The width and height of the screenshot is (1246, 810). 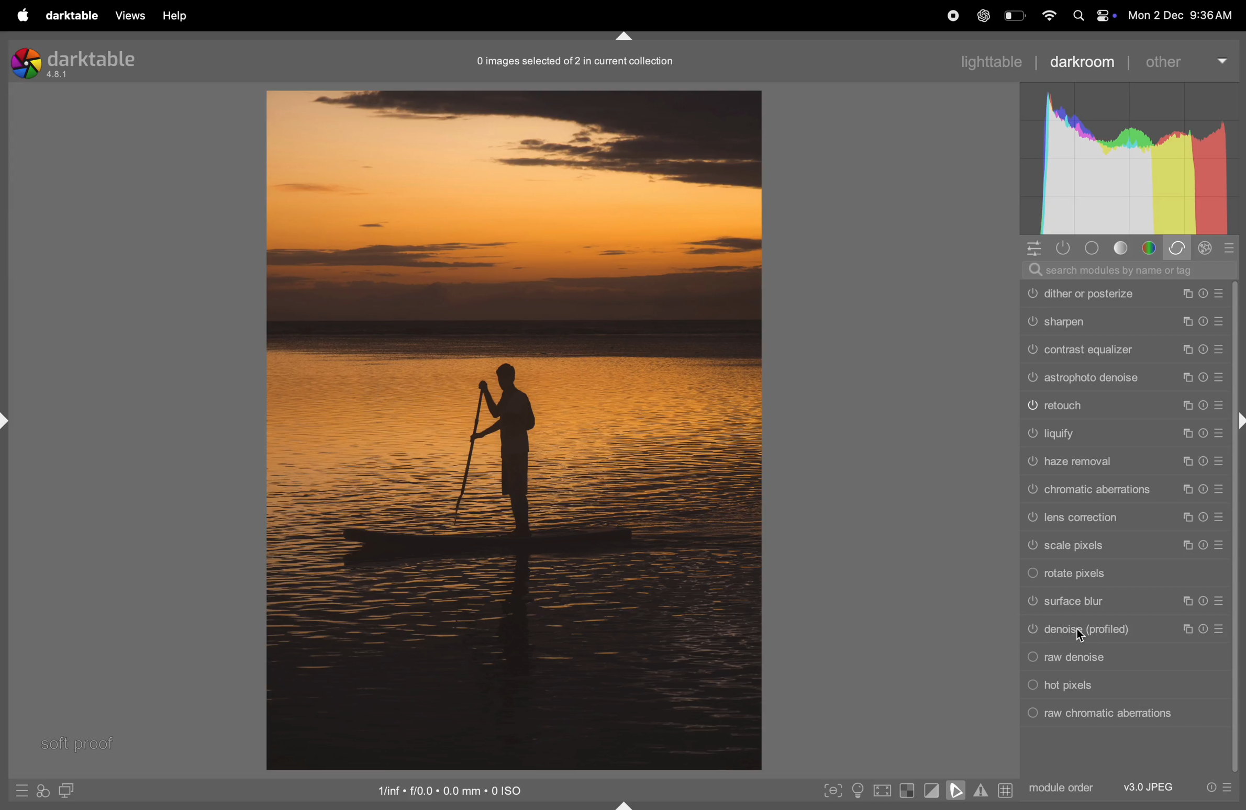 I want to click on darktable version, so click(x=74, y=60).